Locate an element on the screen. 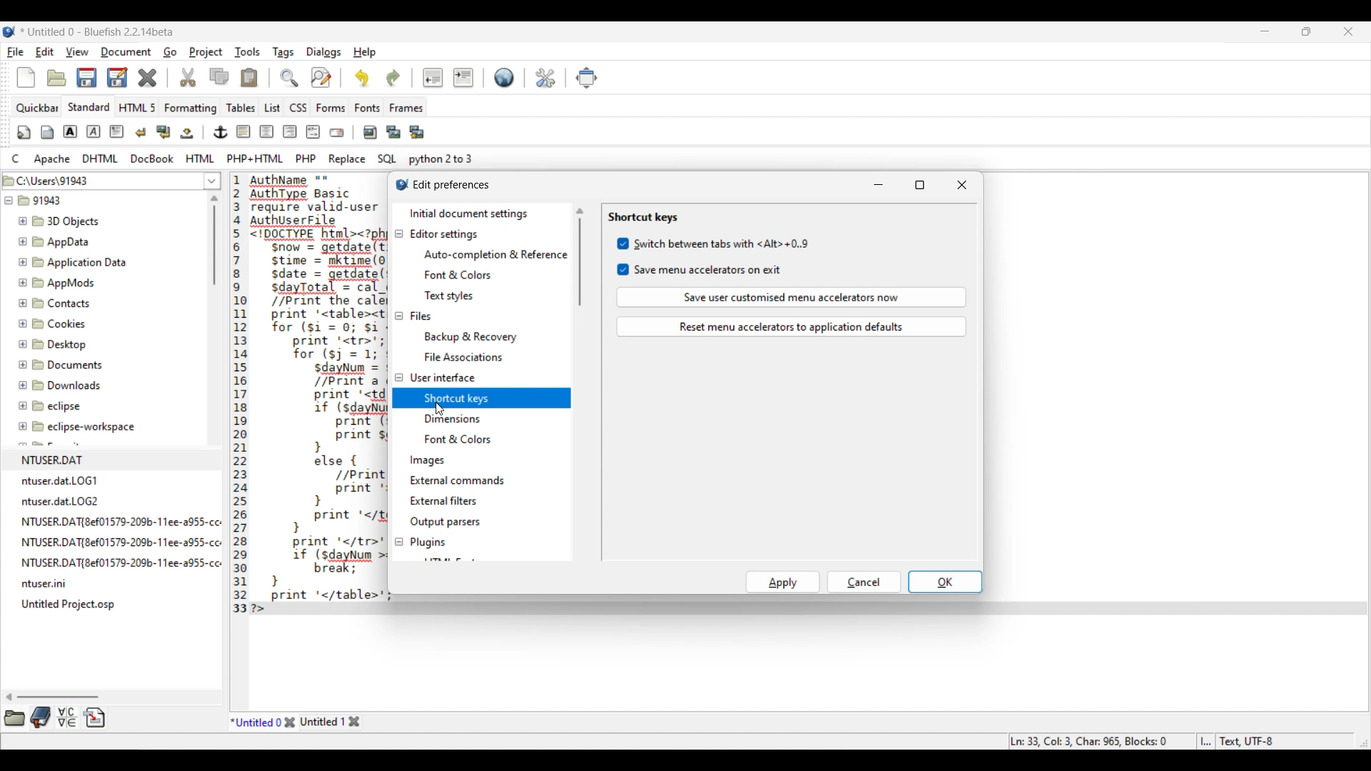  Tools menu is located at coordinates (247, 52).